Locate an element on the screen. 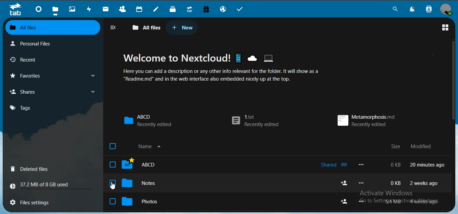  Modified is located at coordinates (422, 145).